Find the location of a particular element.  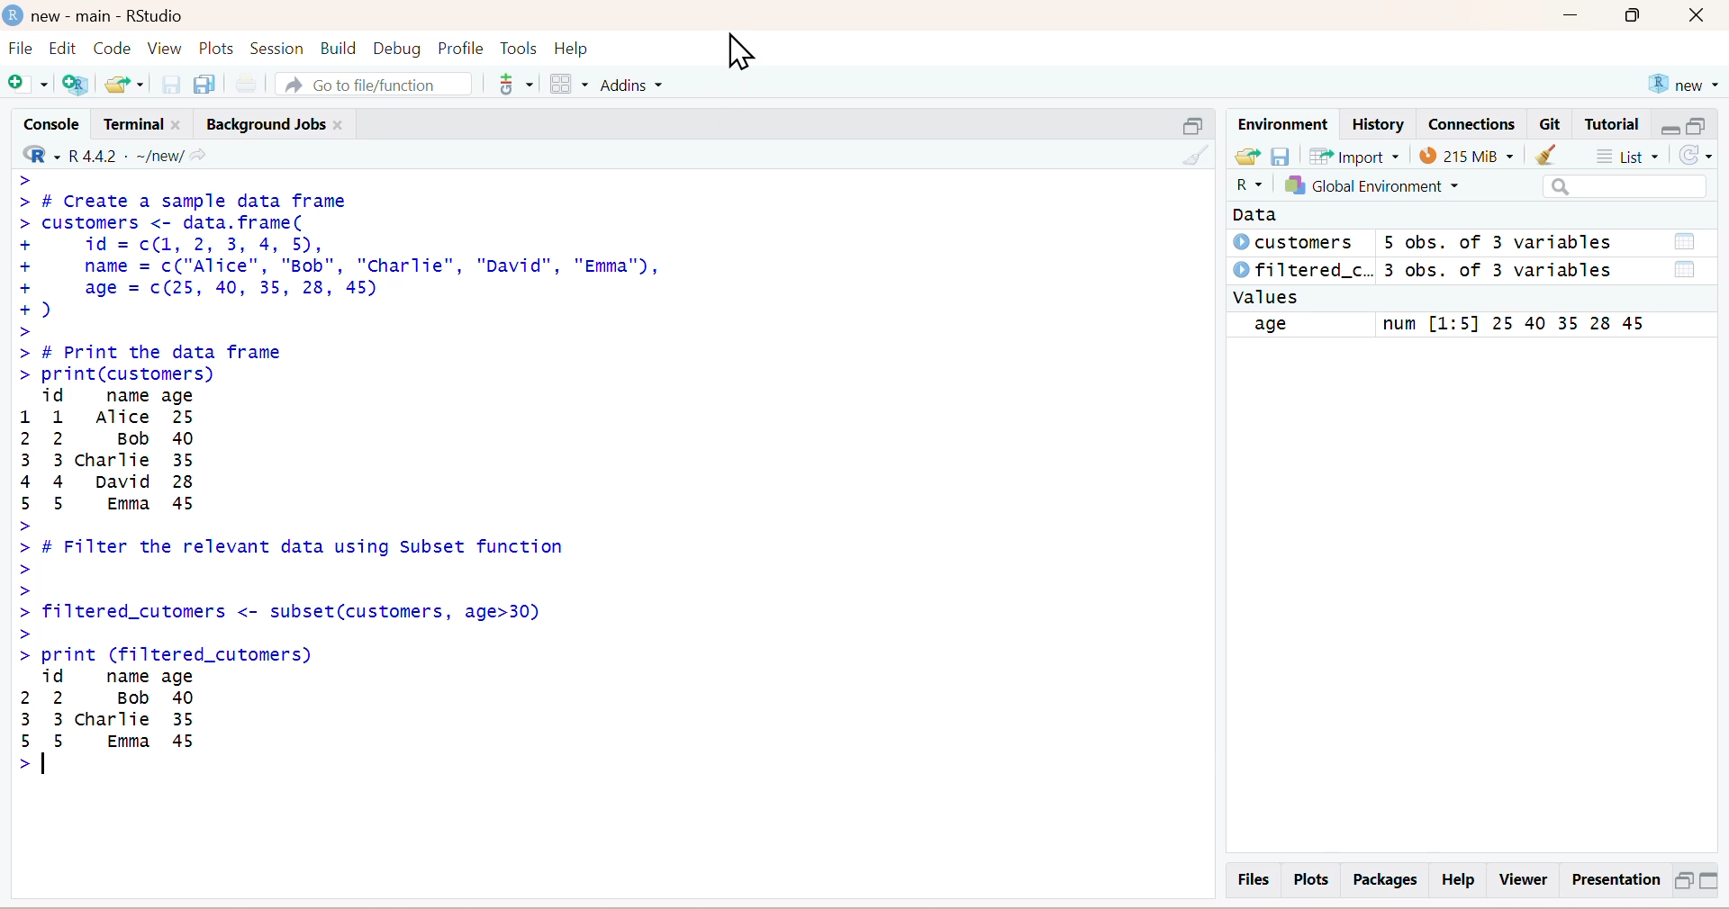

Maximize is located at coordinates (1640, 20).